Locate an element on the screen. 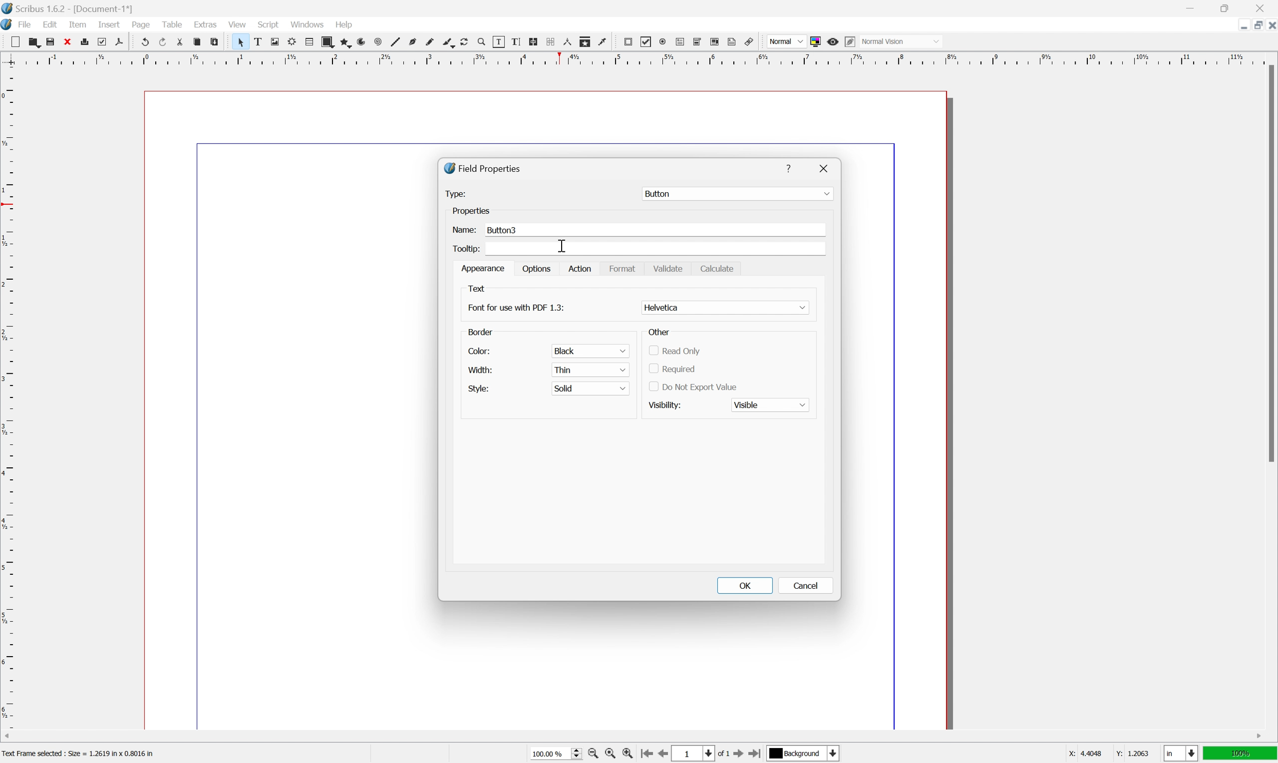 This screenshot has width=1278, height=763. Helvatika is located at coordinates (726, 306).